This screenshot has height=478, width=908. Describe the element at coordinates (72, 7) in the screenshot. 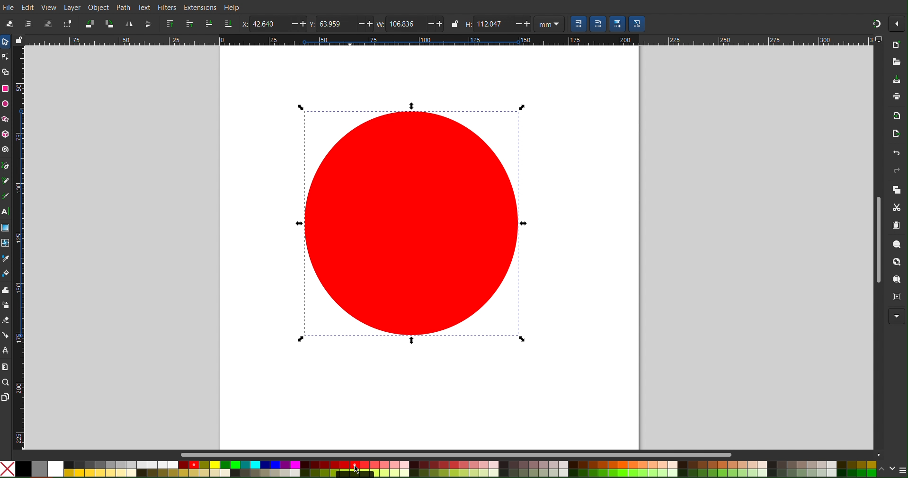

I see `Layer` at that location.